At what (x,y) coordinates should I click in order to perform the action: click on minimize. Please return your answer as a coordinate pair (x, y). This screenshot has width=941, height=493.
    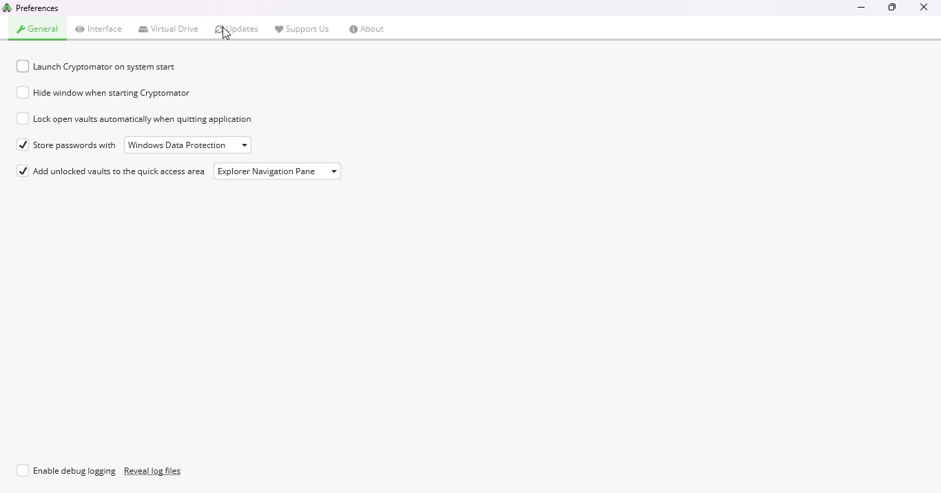
    Looking at the image, I should click on (862, 8).